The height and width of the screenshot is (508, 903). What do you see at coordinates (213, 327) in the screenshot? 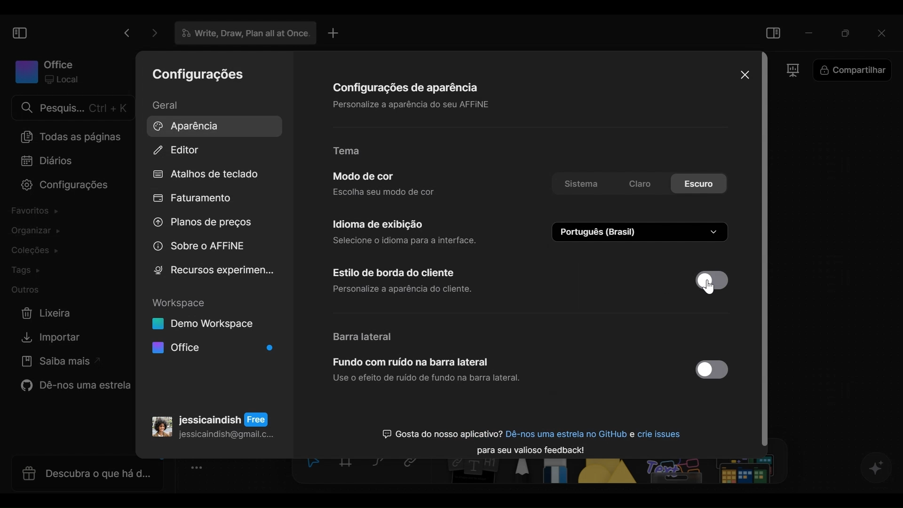
I see `Workspace` at bounding box center [213, 327].